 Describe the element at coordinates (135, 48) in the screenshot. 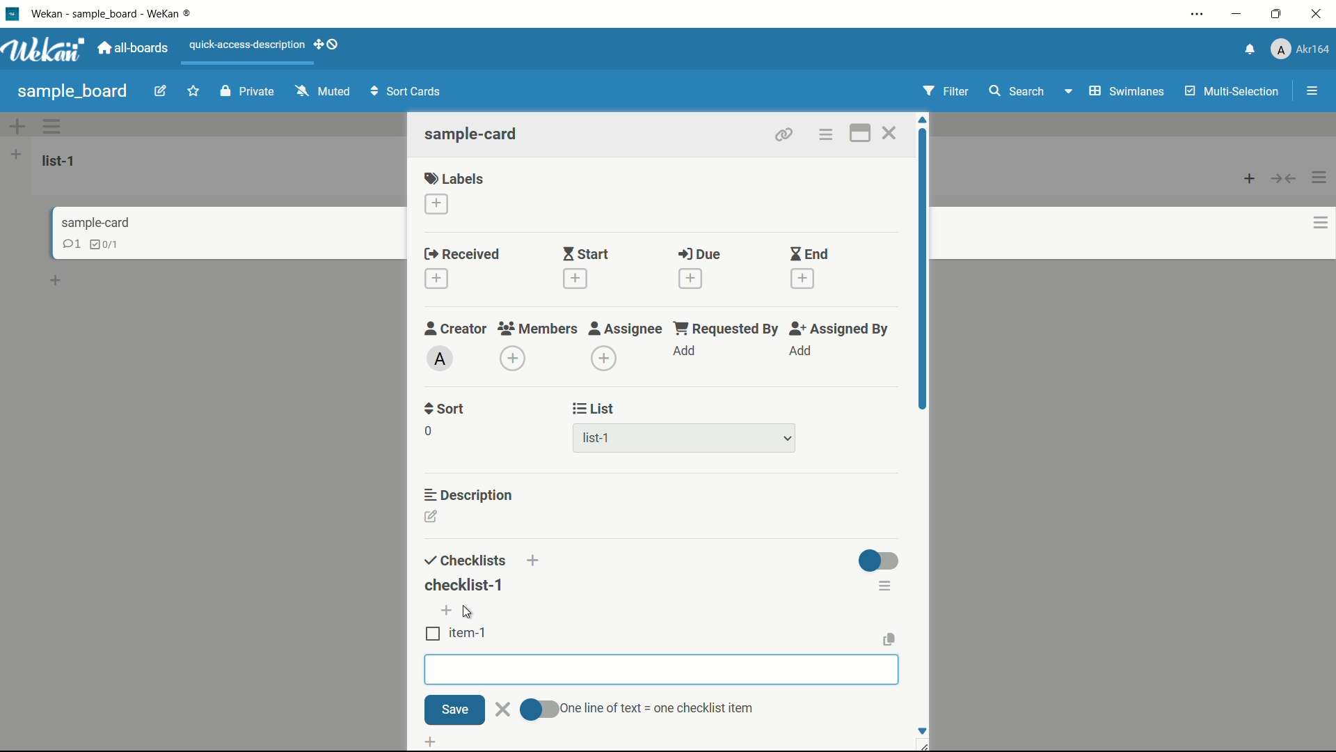

I see `all boards` at that location.